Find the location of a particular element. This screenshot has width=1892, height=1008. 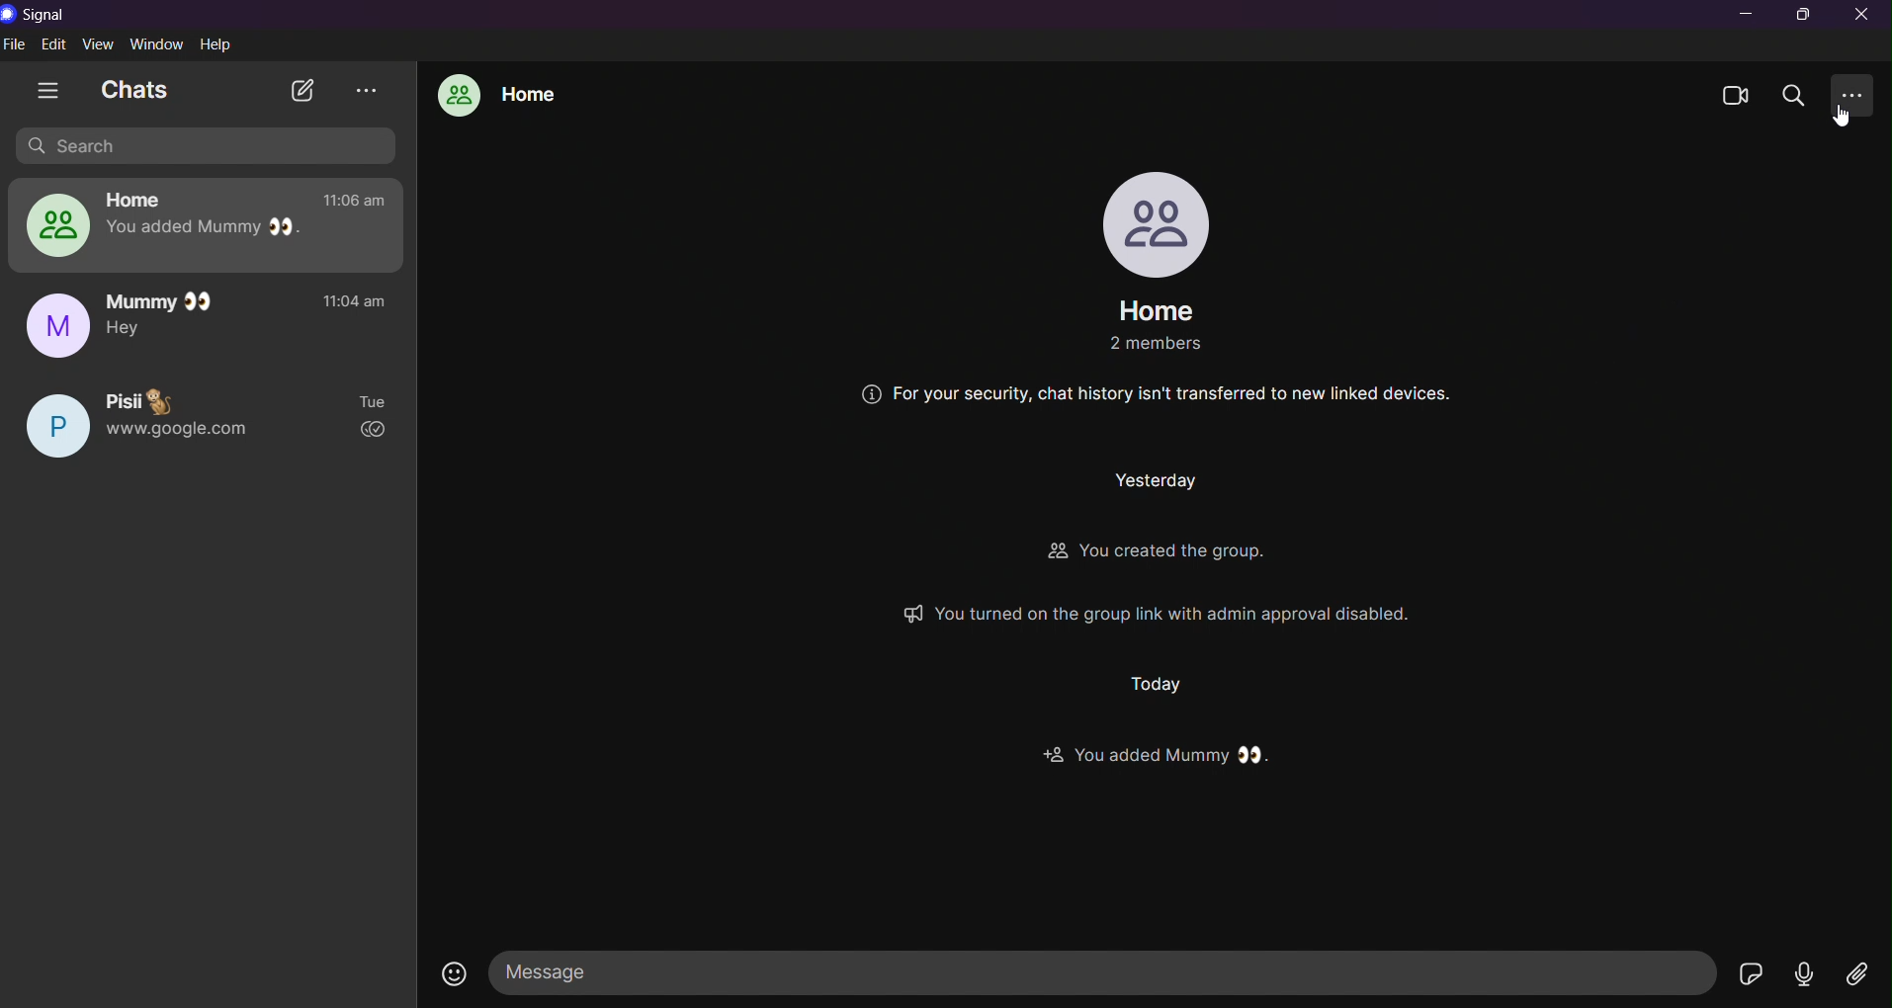

minimize is located at coordinates (1748, 16).